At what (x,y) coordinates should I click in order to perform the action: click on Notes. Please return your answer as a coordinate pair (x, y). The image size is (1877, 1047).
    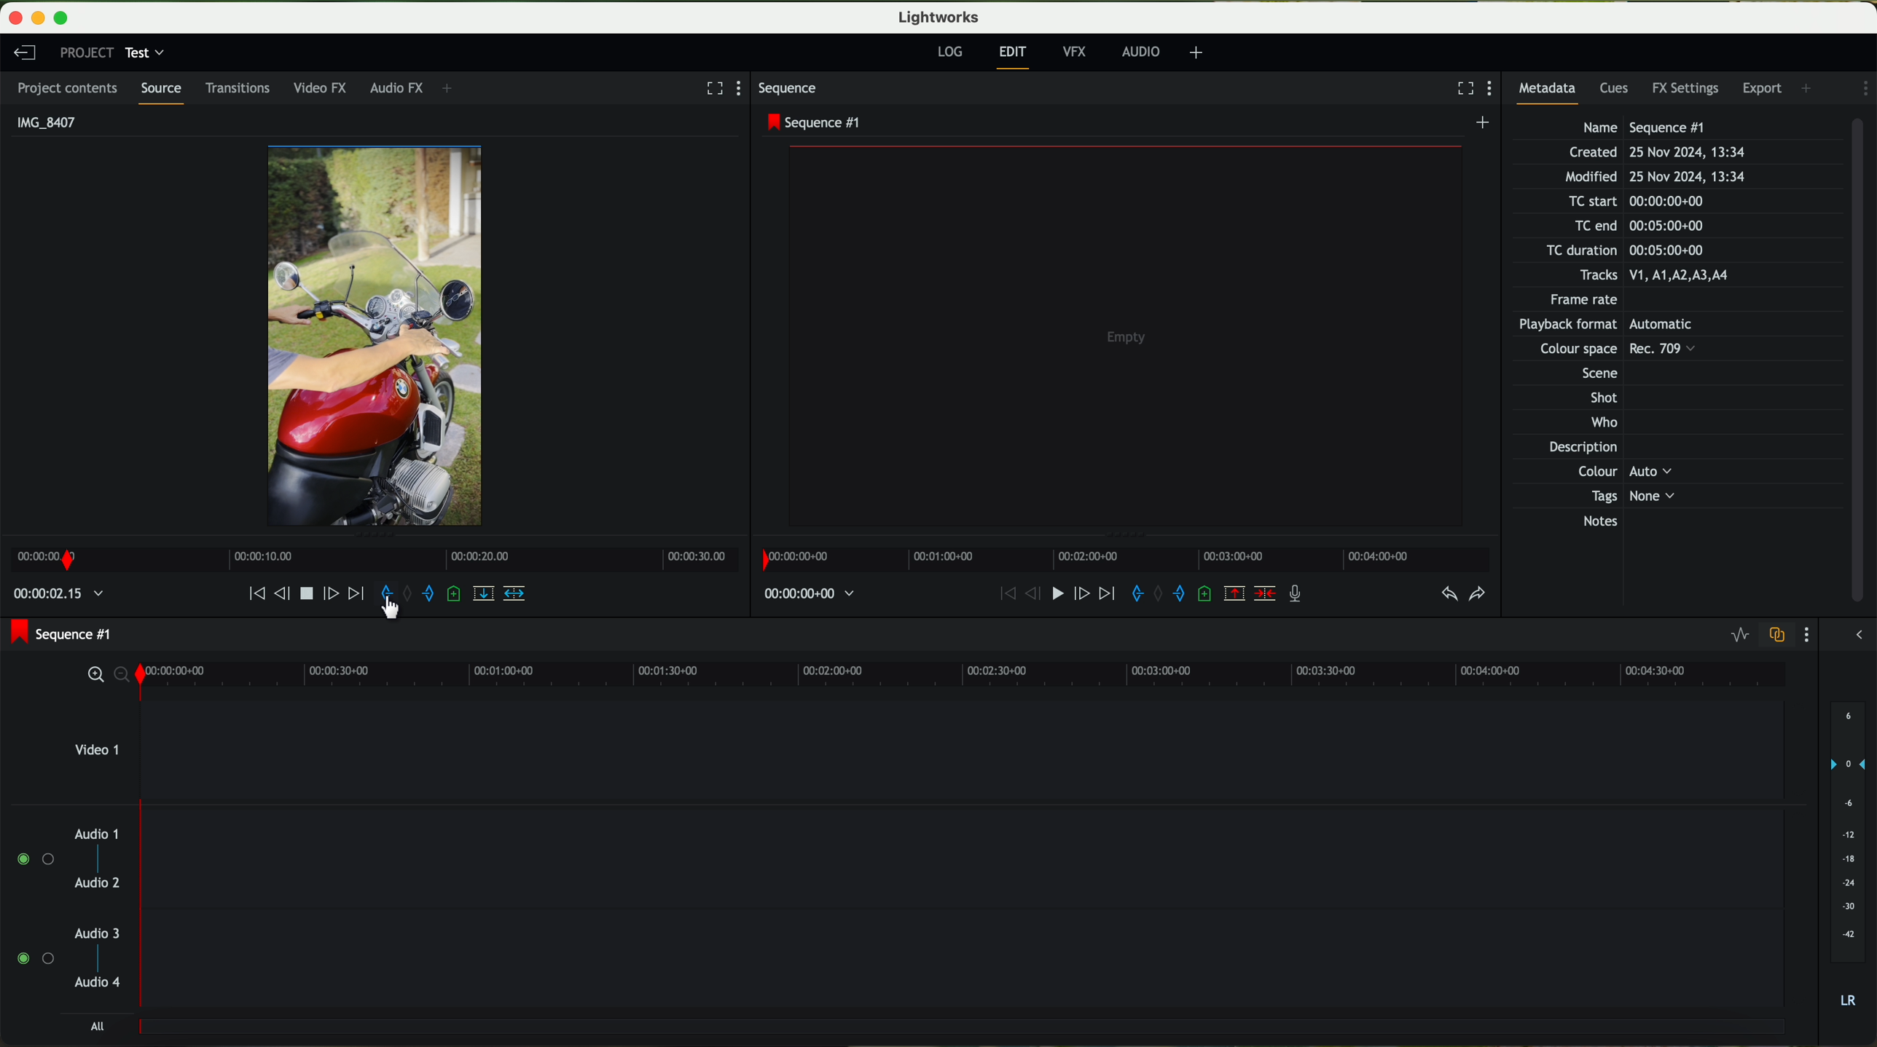
    Looking at the image, I should click on (1618, 522).